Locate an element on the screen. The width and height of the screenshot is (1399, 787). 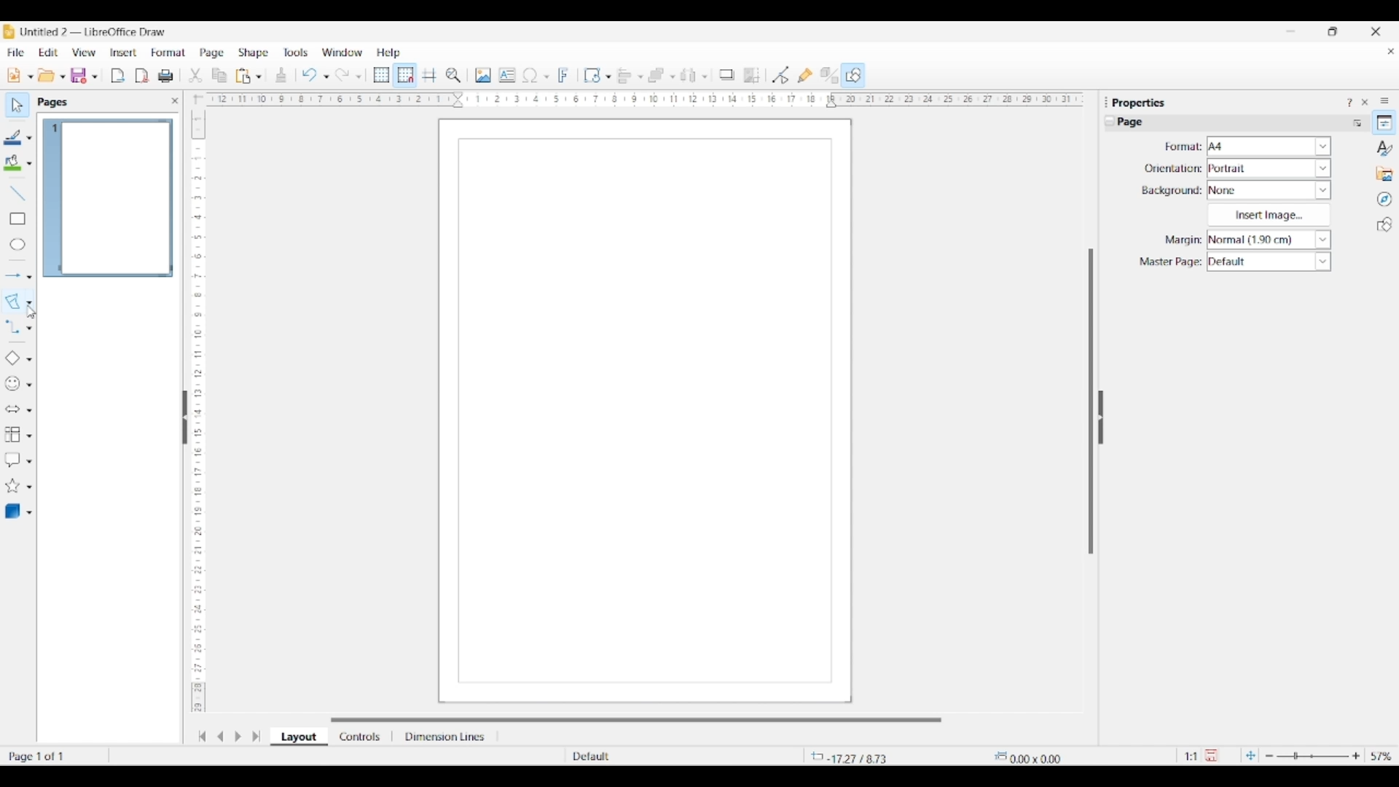
Page is located at coordinates (212, 54).